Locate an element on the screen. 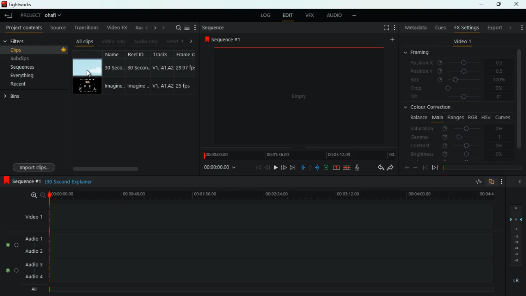 The image size is (526, 296). ranges is located at coordinates (454, 118).